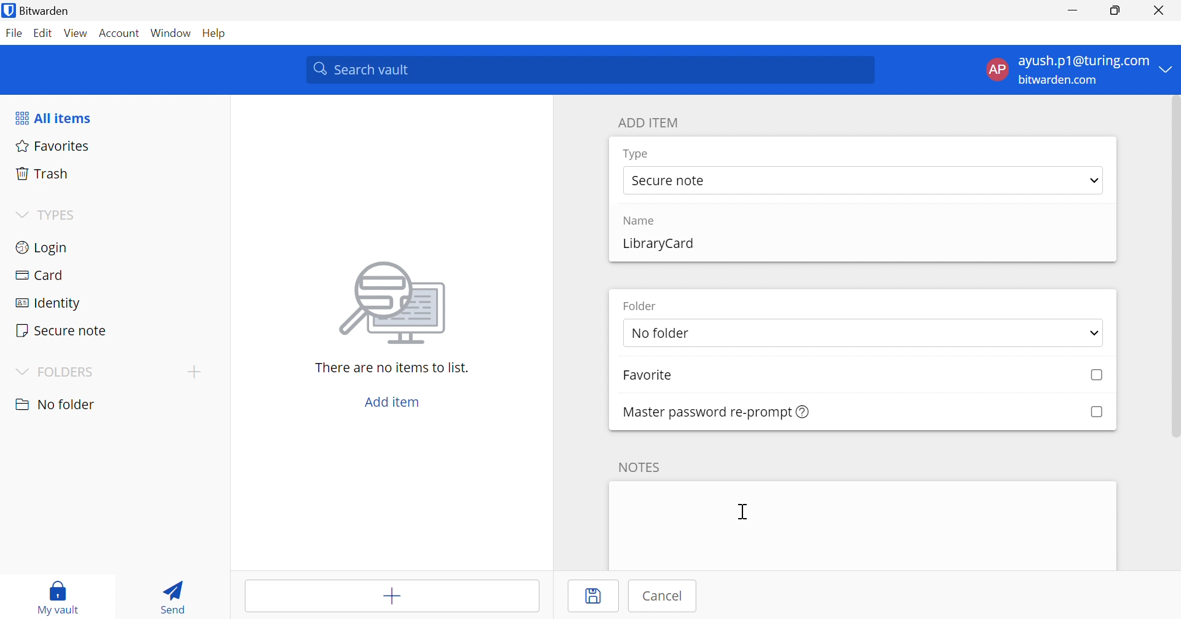 Image resolution: width=1181 pixels, height=619 pixels. I want to click on account menu, so click(1077, 70).